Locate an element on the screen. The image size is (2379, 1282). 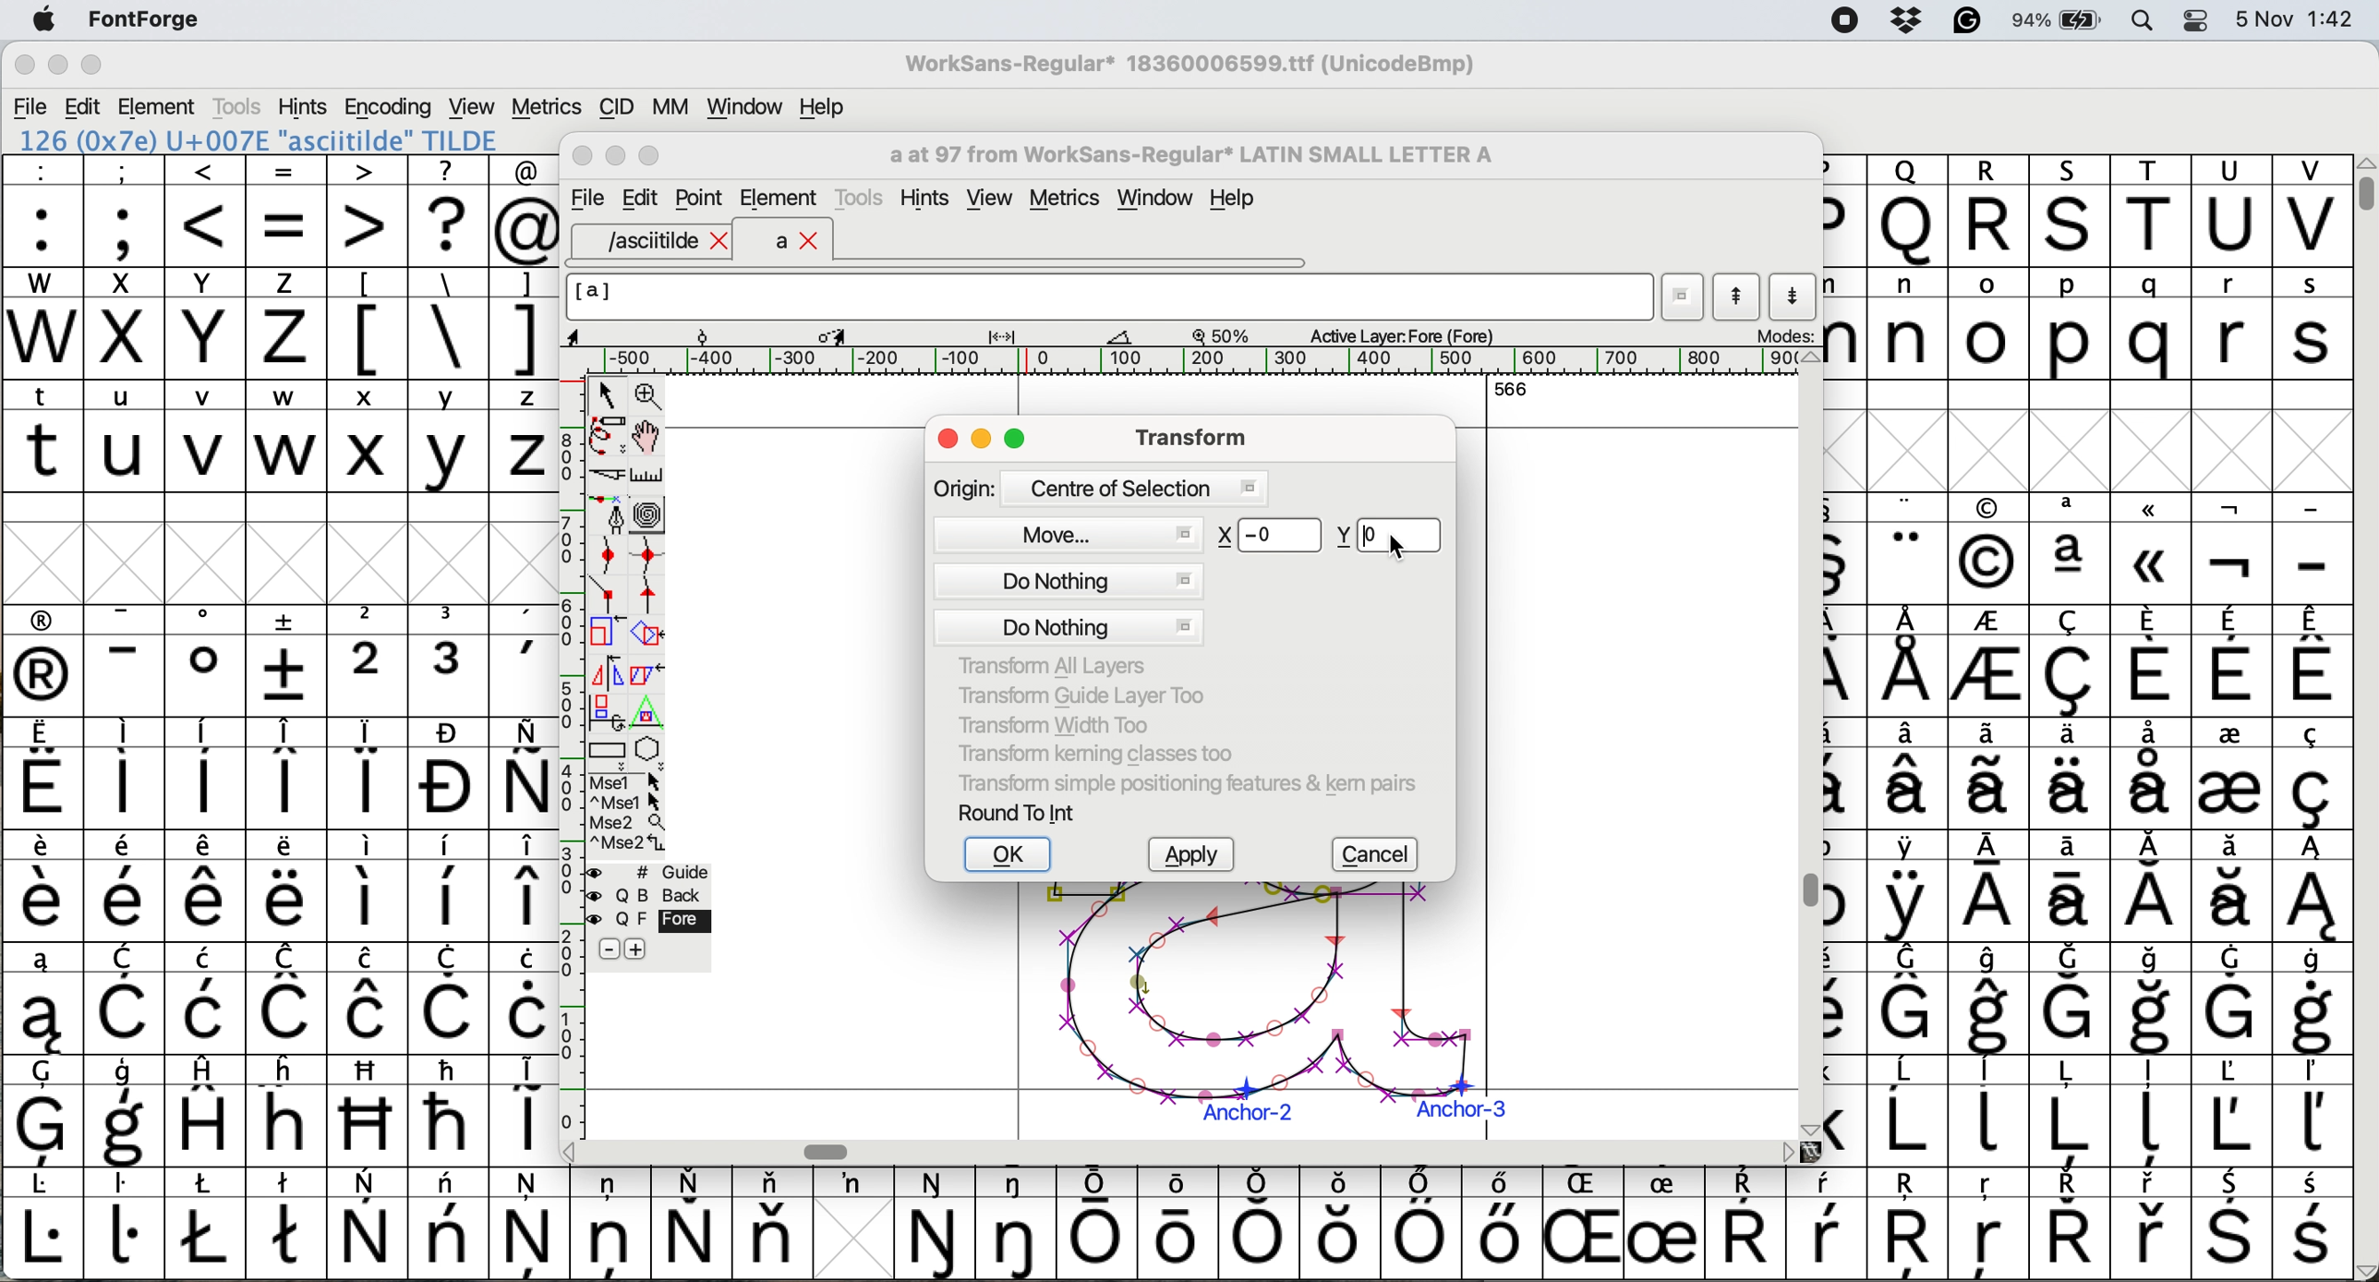
scroll button is located at coordinates (1810, 358).